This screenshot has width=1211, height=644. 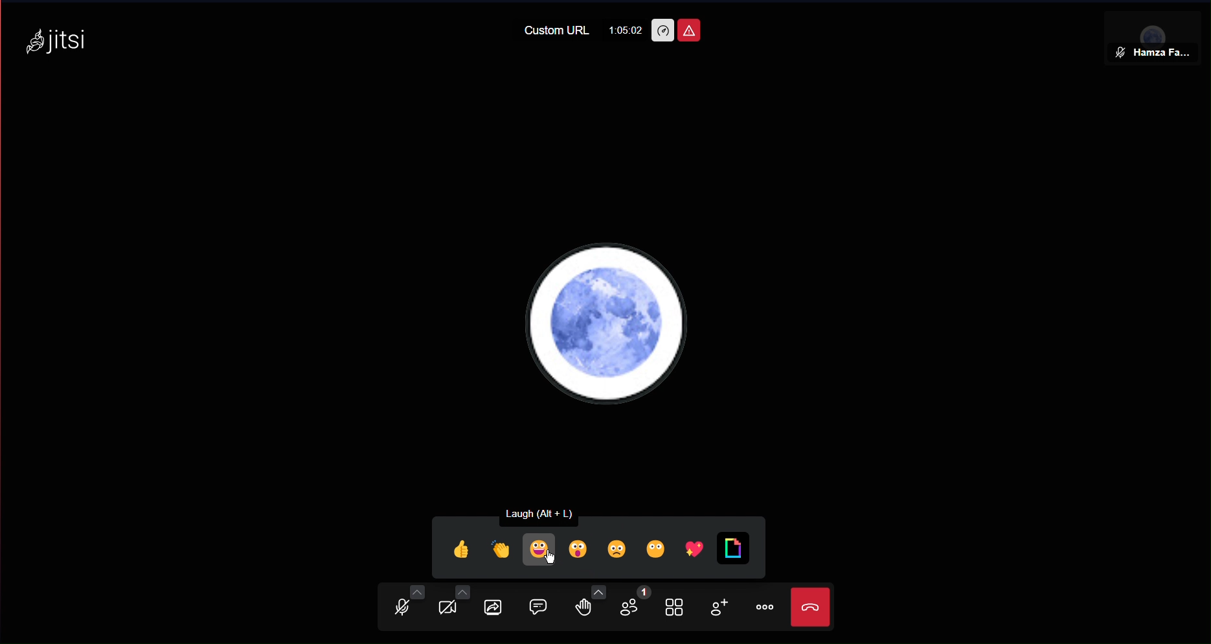 I want to click on Raise Hand, so click(x=593, y=608).